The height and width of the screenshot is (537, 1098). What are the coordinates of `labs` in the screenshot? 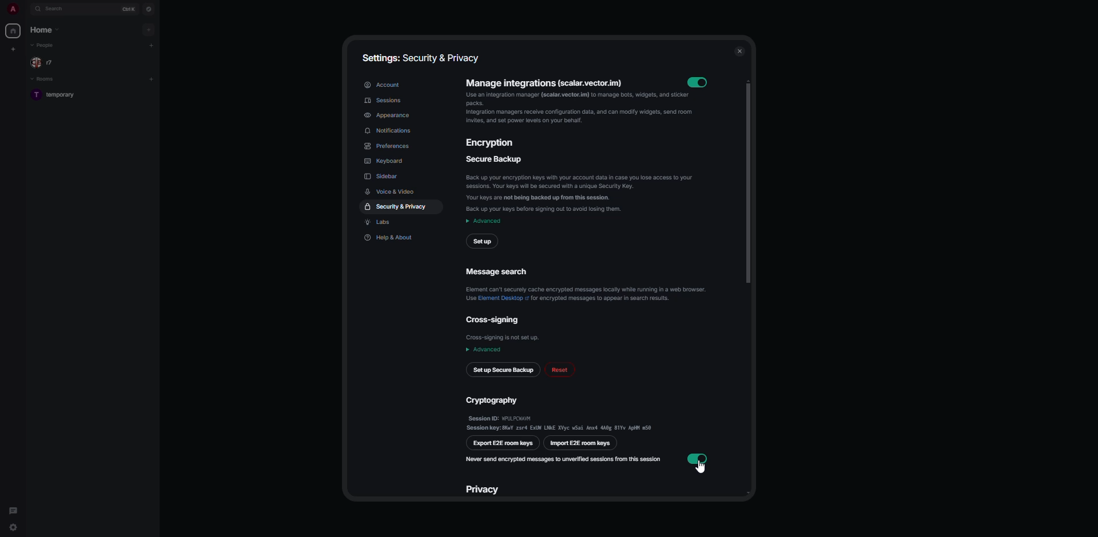 It's located at (381, 223).